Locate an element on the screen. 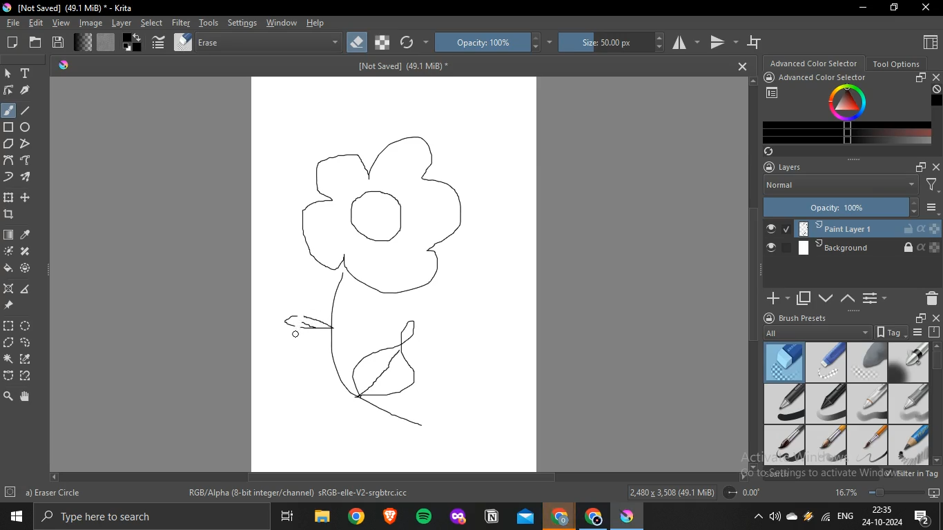 This screenshot has width=943, height=530. Filters is located at coordinates (933, 186).